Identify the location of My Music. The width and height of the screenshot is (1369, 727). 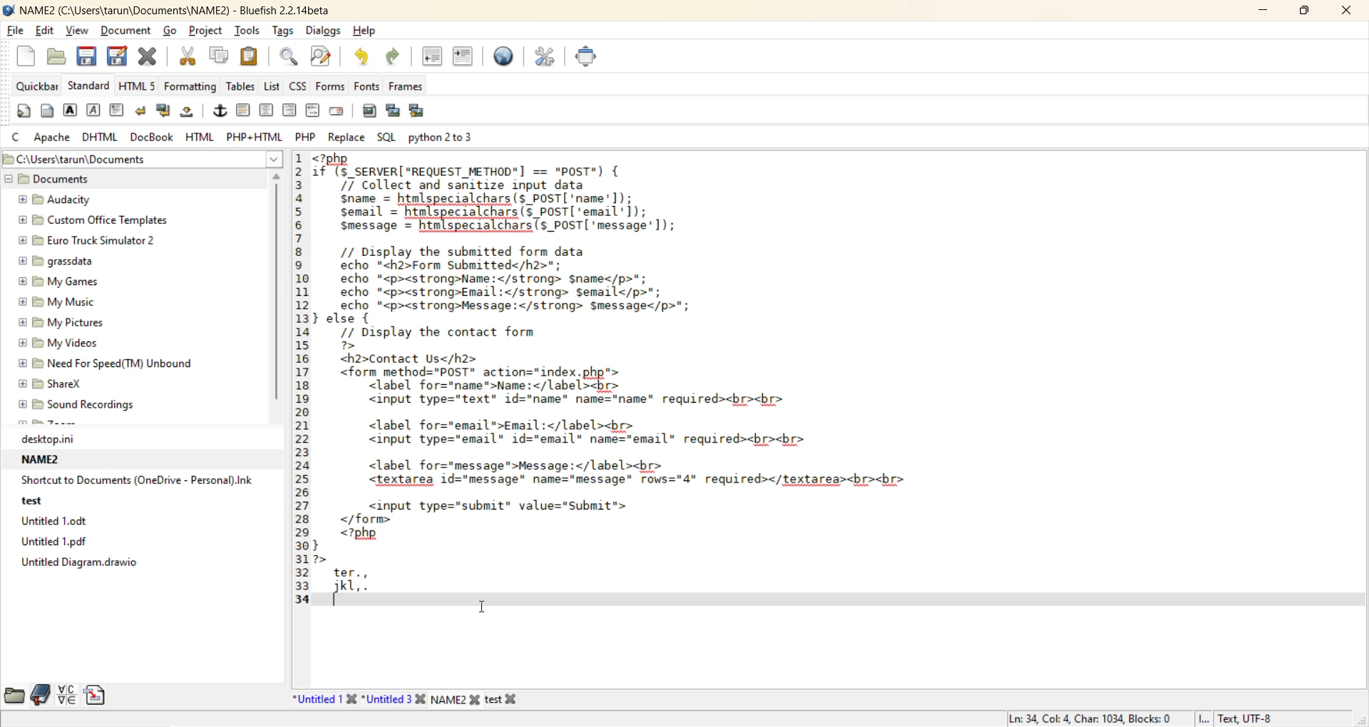
(59, 303).